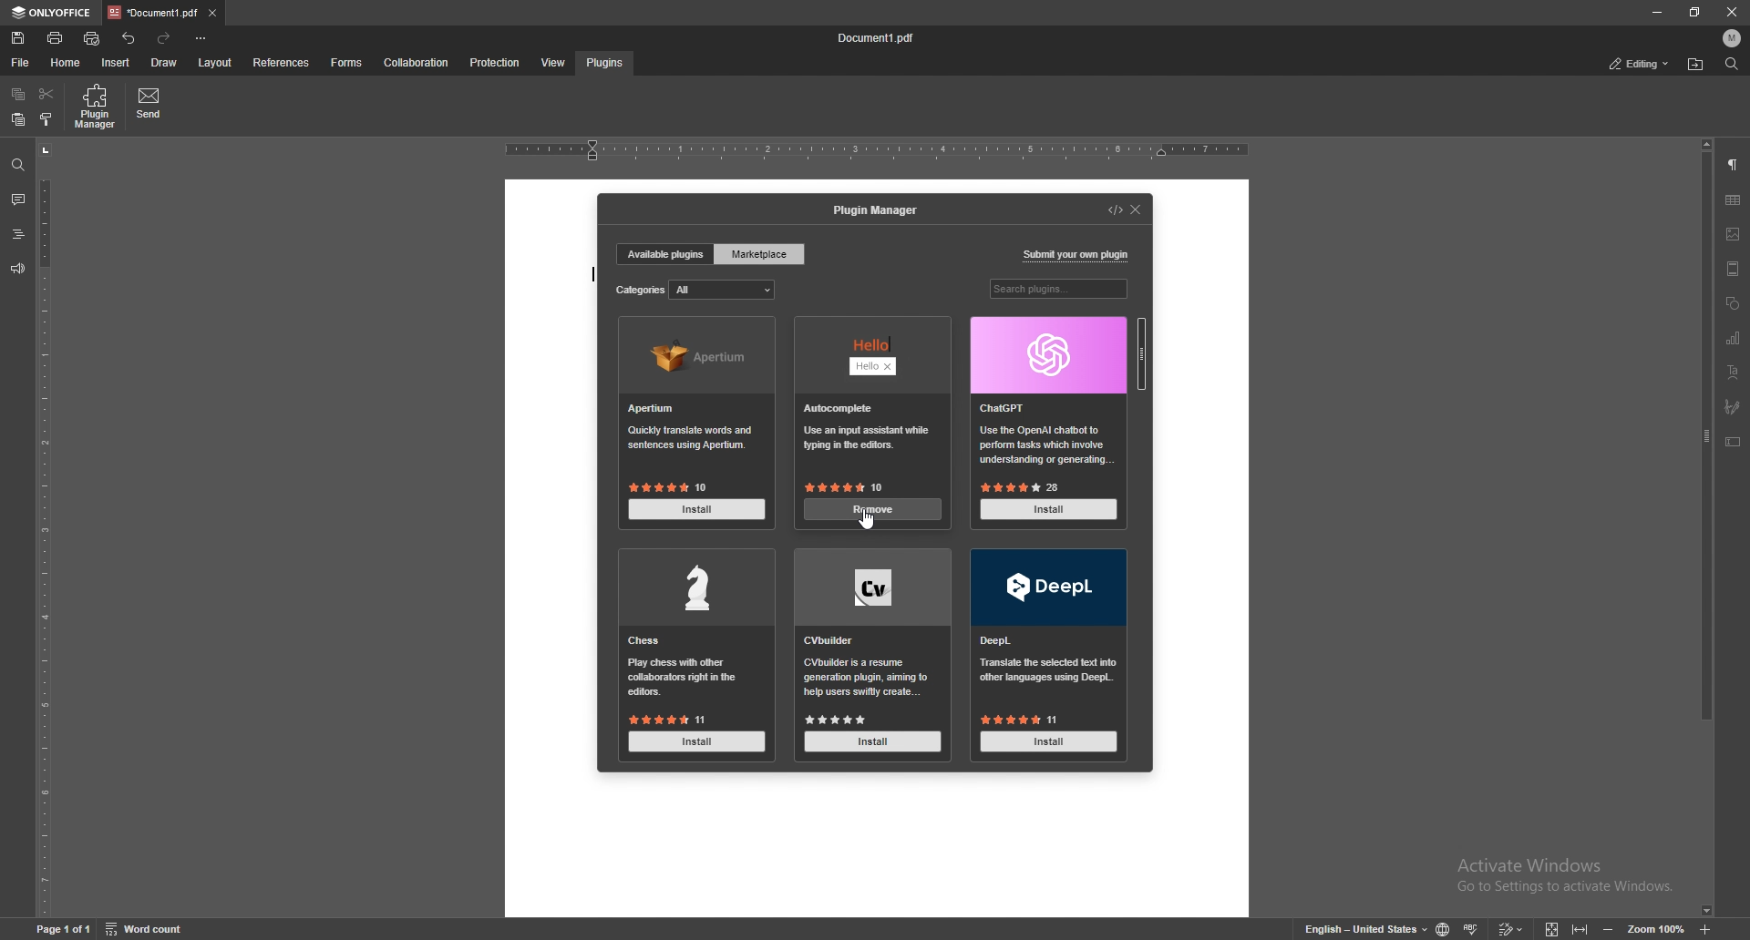  I want to click on install, so click(874, 741).